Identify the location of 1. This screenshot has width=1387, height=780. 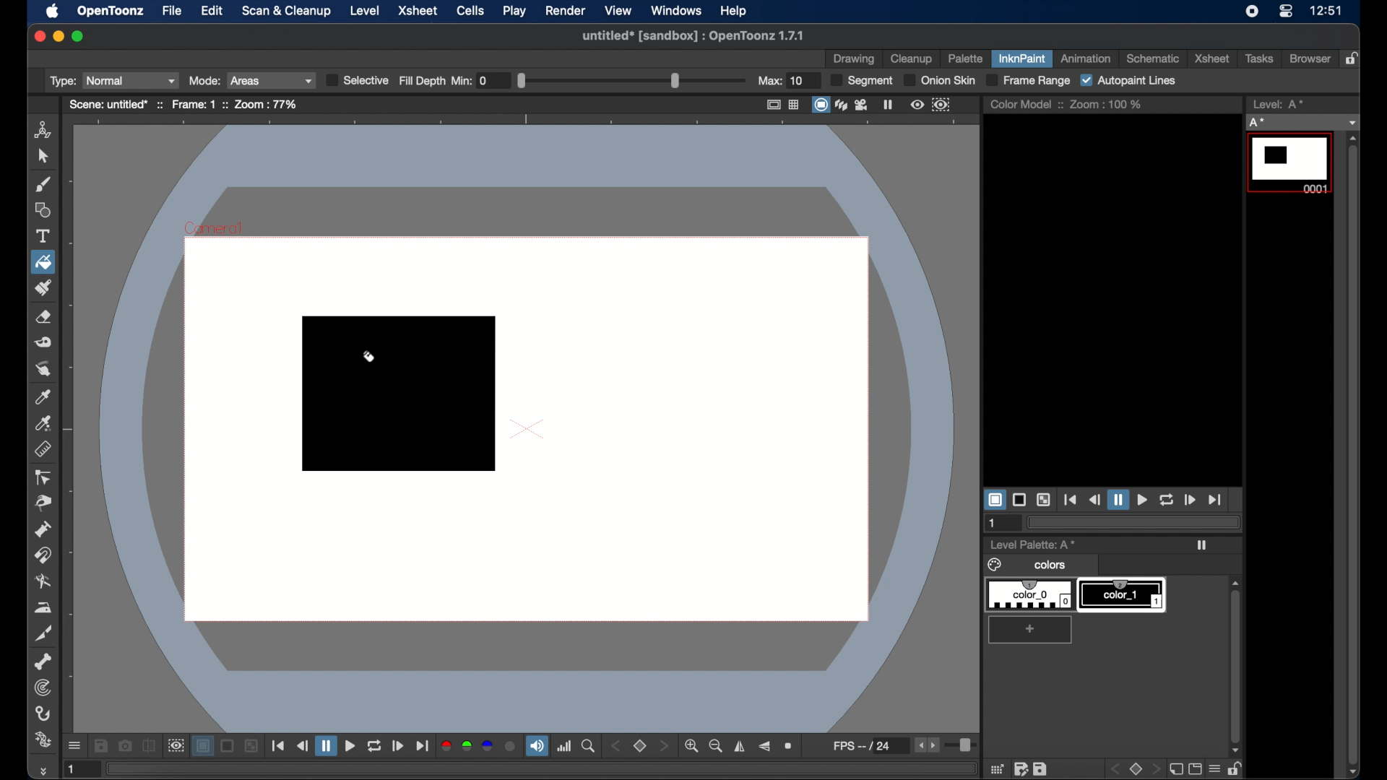
(993, 524).